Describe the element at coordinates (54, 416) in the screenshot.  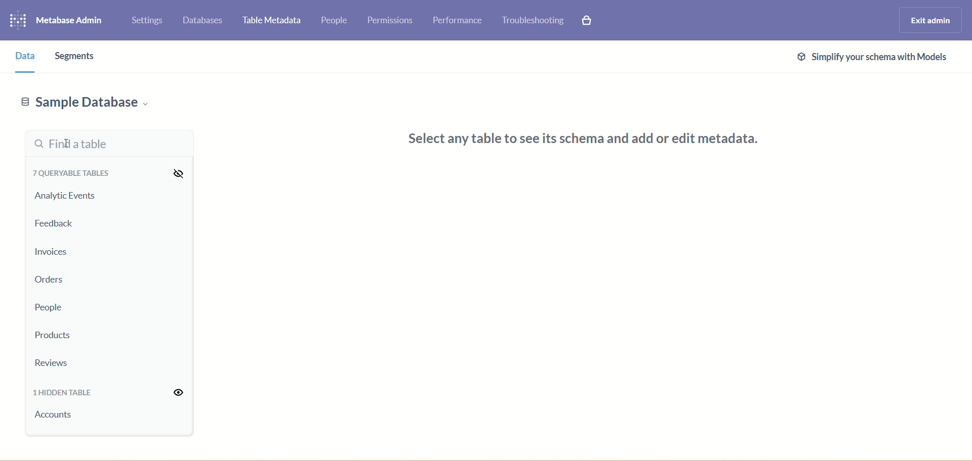
I see `account` at that location.